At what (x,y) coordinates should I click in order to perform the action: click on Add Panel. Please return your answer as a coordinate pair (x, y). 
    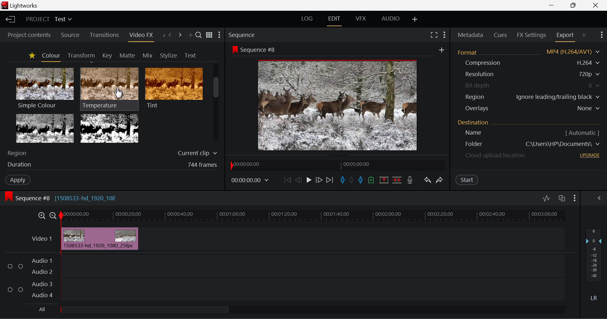
    Looking at the image, I should click on (584, 37).